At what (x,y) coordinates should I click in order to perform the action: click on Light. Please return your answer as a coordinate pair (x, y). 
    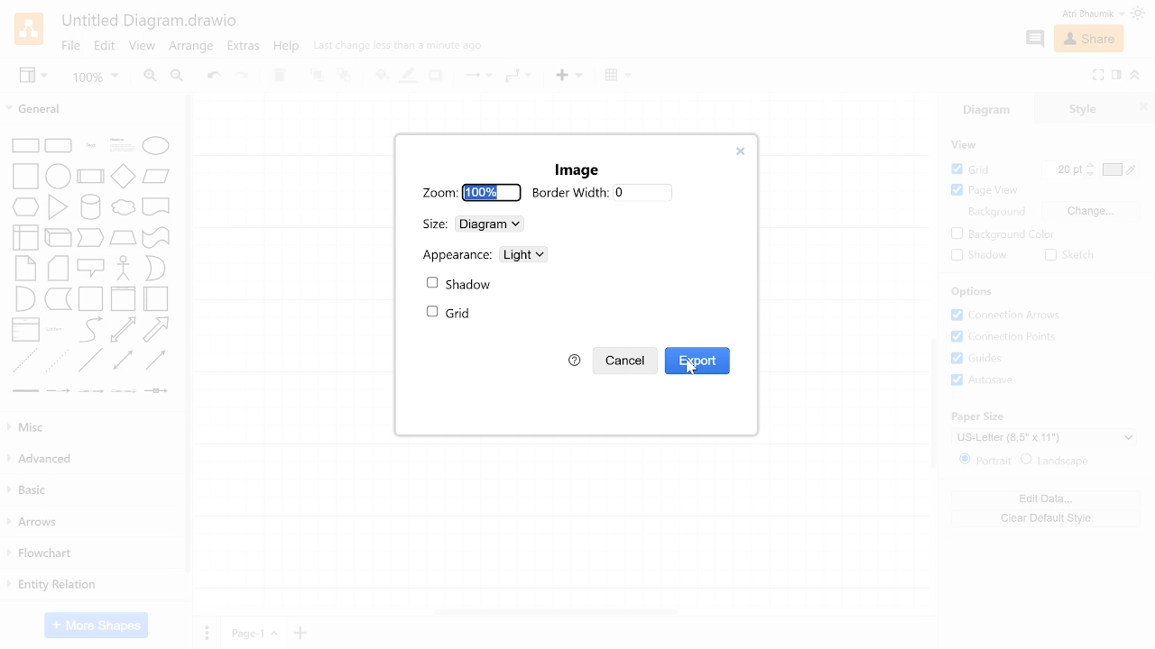
    Looking at the image, I should click on (522, 255).